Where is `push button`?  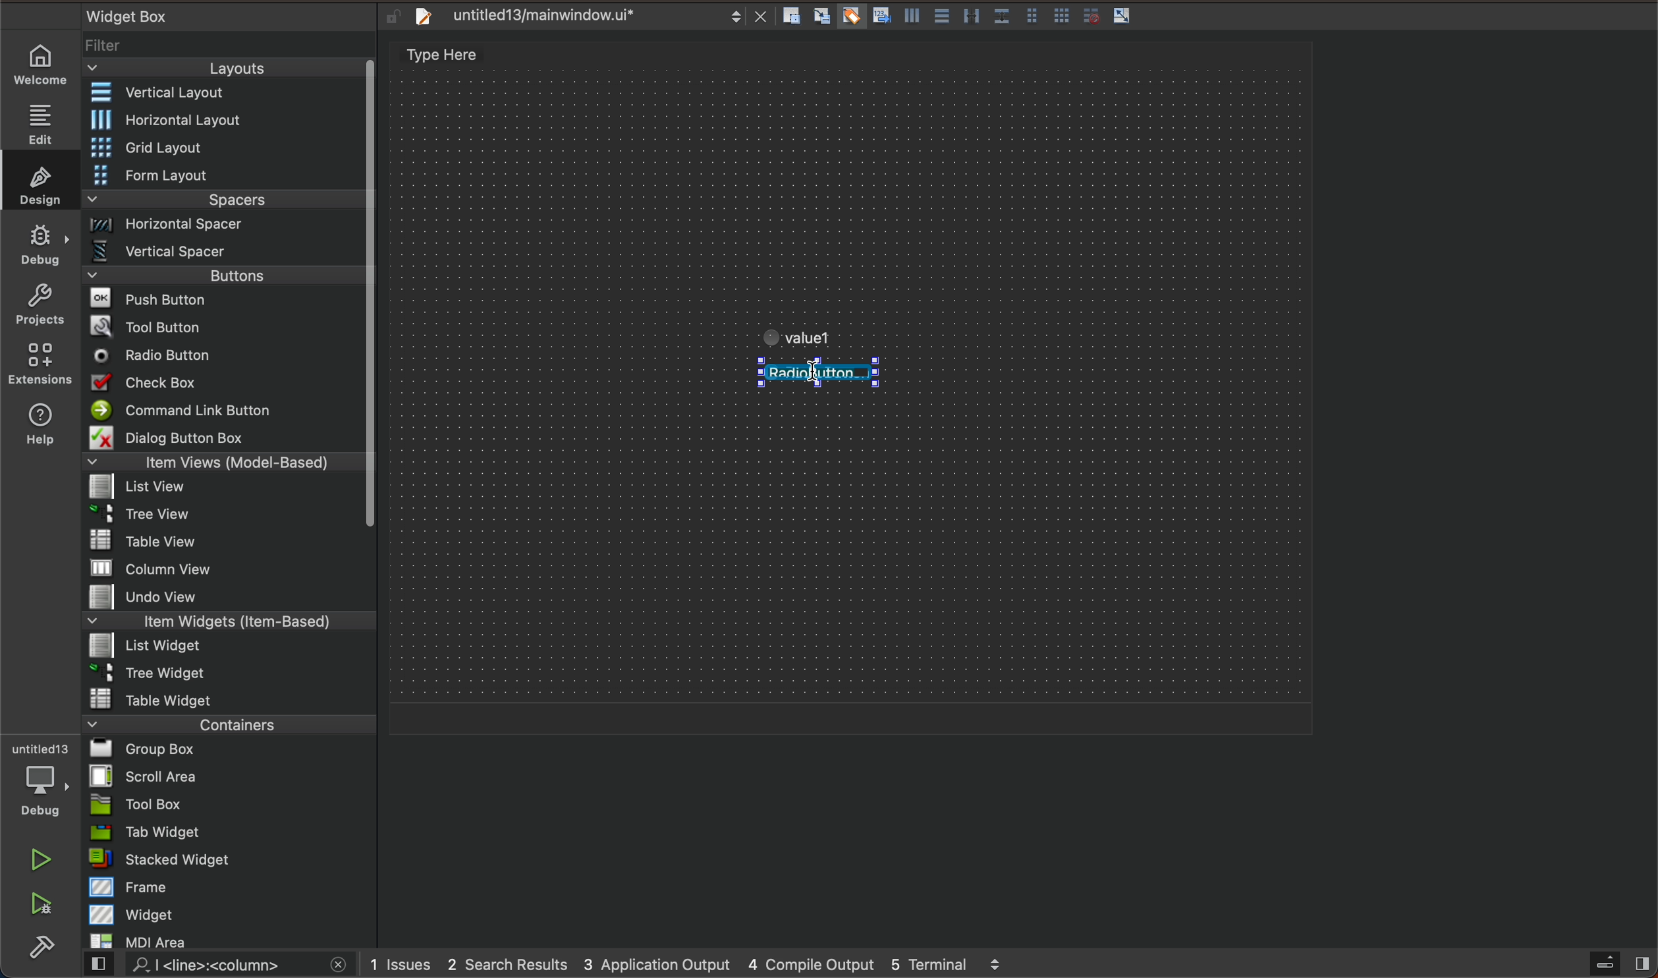
push button is located at coordinates (224, 301).